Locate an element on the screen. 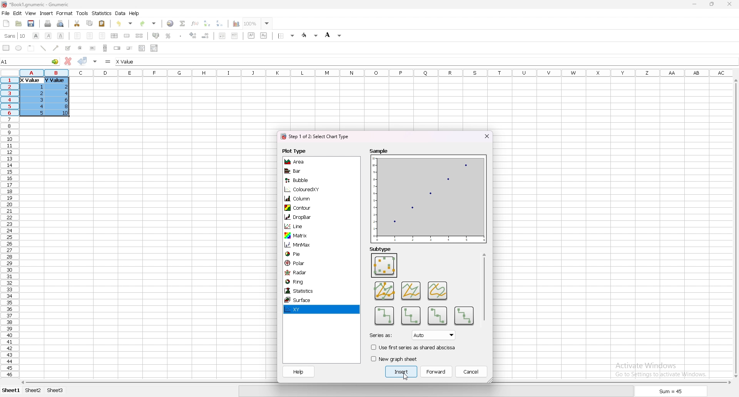 The image size is (739, 397). pie is located at coordinates (308, 254).